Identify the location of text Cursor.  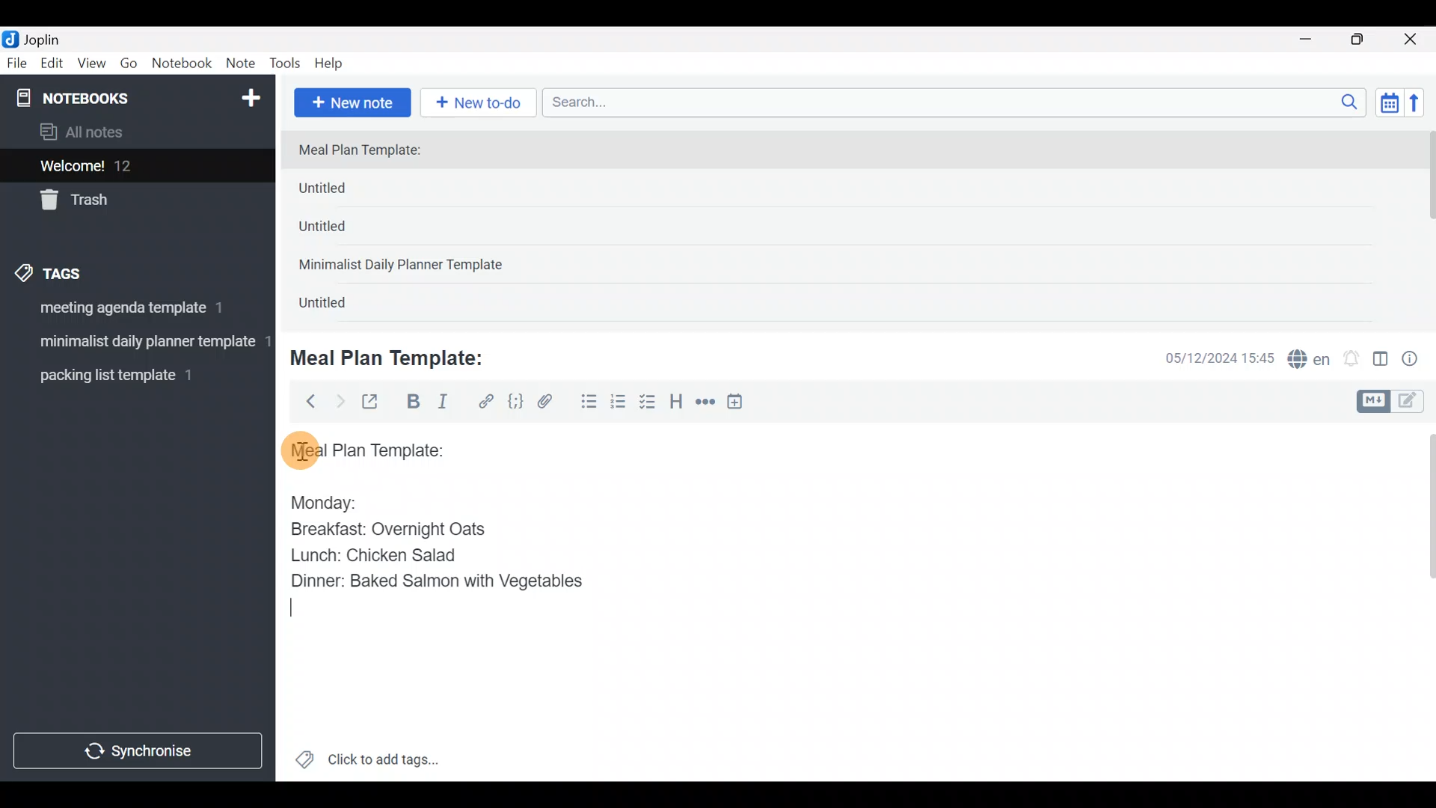
(295, 607).